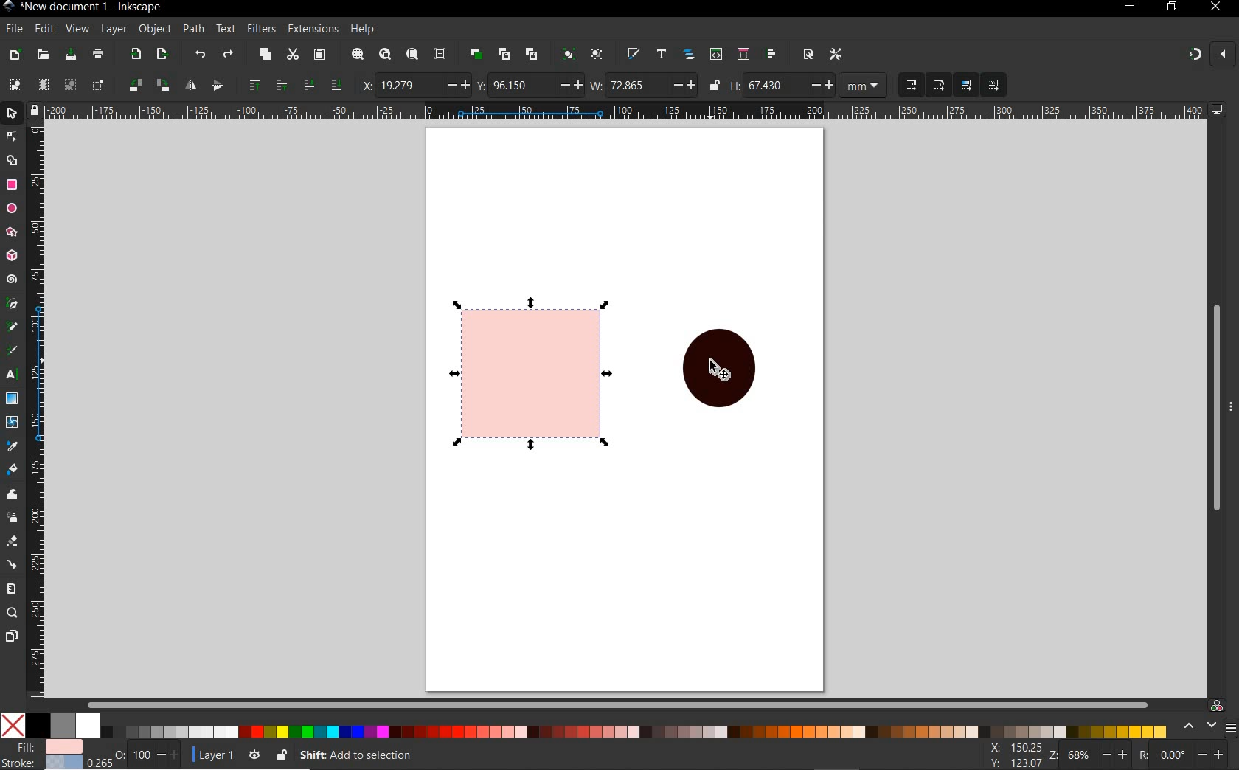 The height and width of the screenshot is (770, 1239). Describe the element at coordinates (597, 54) in the screenshot. I see `ungroup` at that location.